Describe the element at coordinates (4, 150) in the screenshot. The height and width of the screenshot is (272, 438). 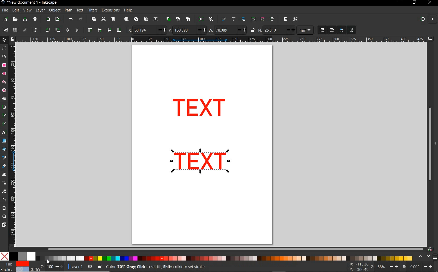
I see `mesh tool` at that location.